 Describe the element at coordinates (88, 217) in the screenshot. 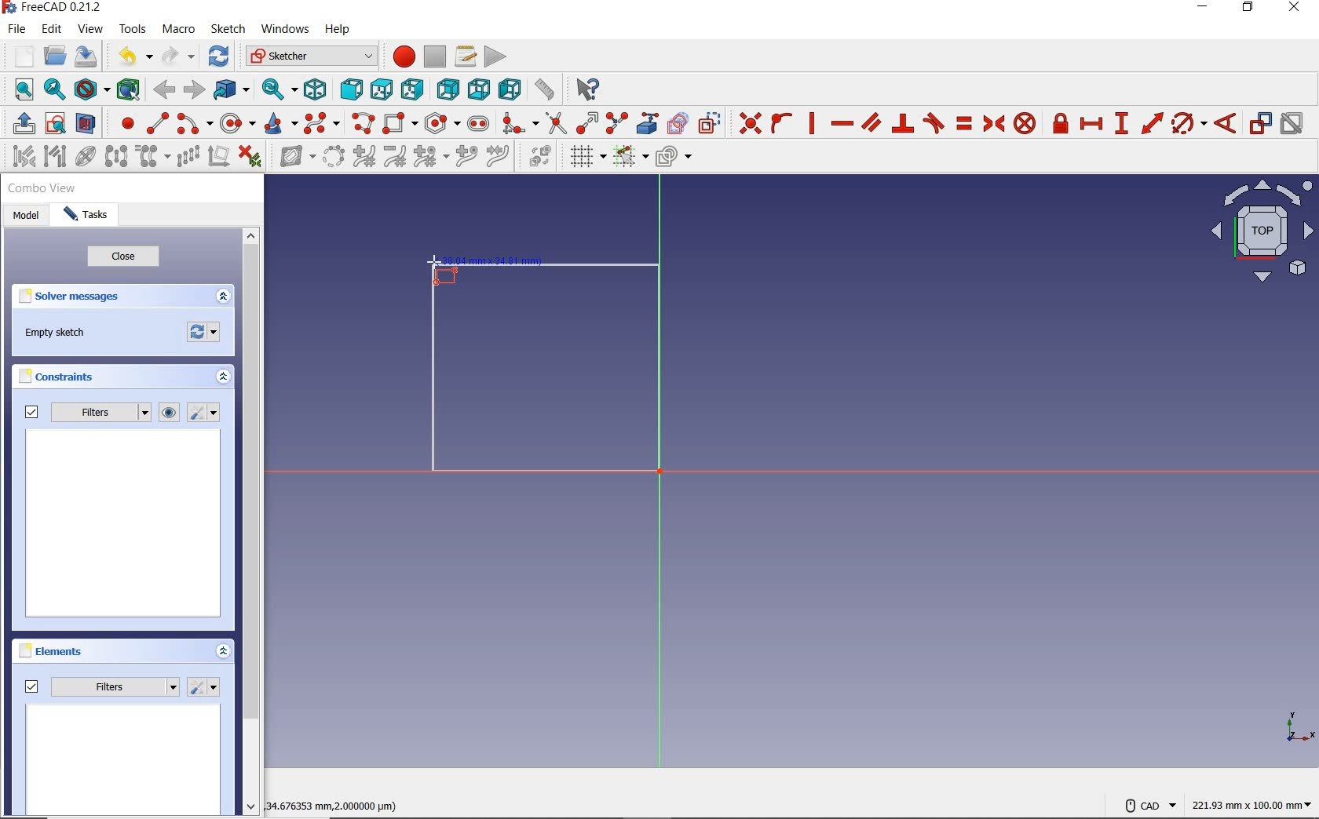

I see `tasks` at that location.